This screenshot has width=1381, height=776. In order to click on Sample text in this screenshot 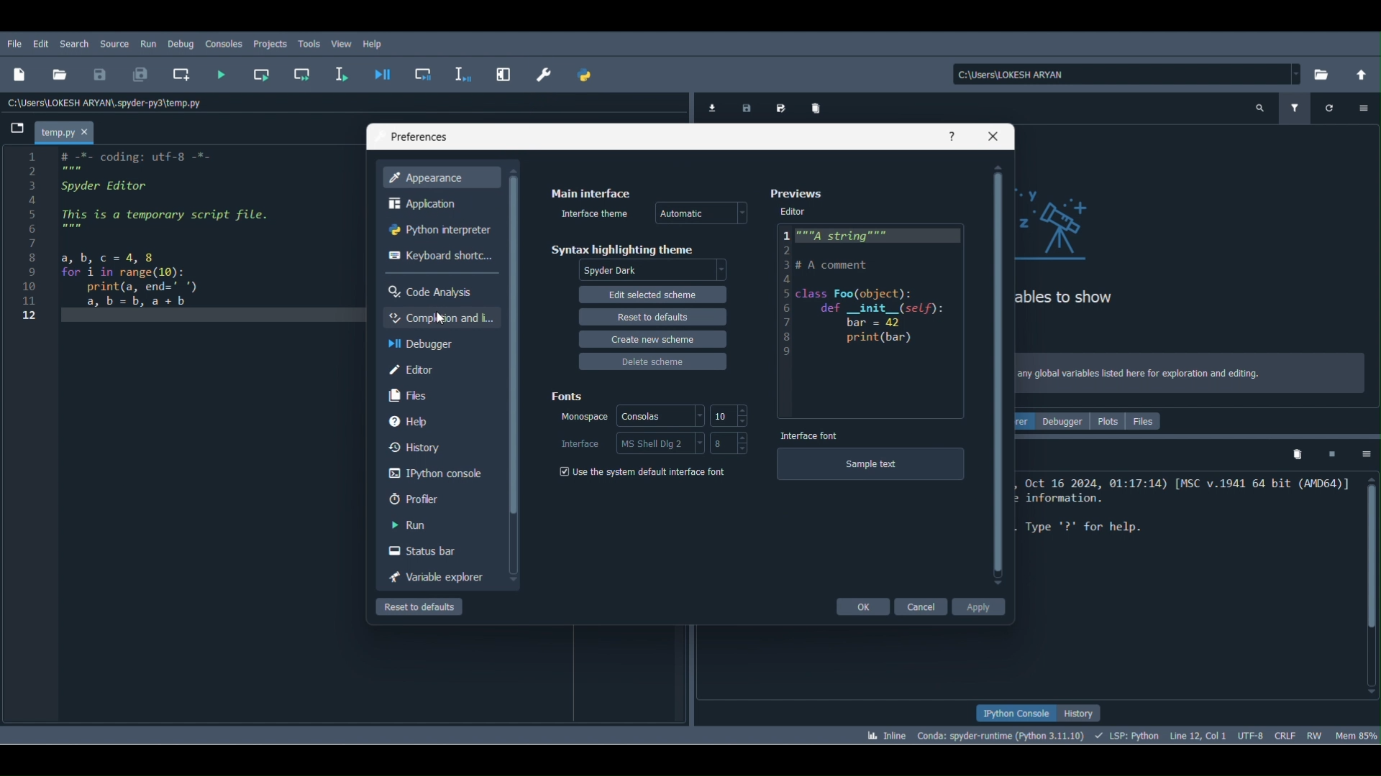, I will do `click(875, 464)`.